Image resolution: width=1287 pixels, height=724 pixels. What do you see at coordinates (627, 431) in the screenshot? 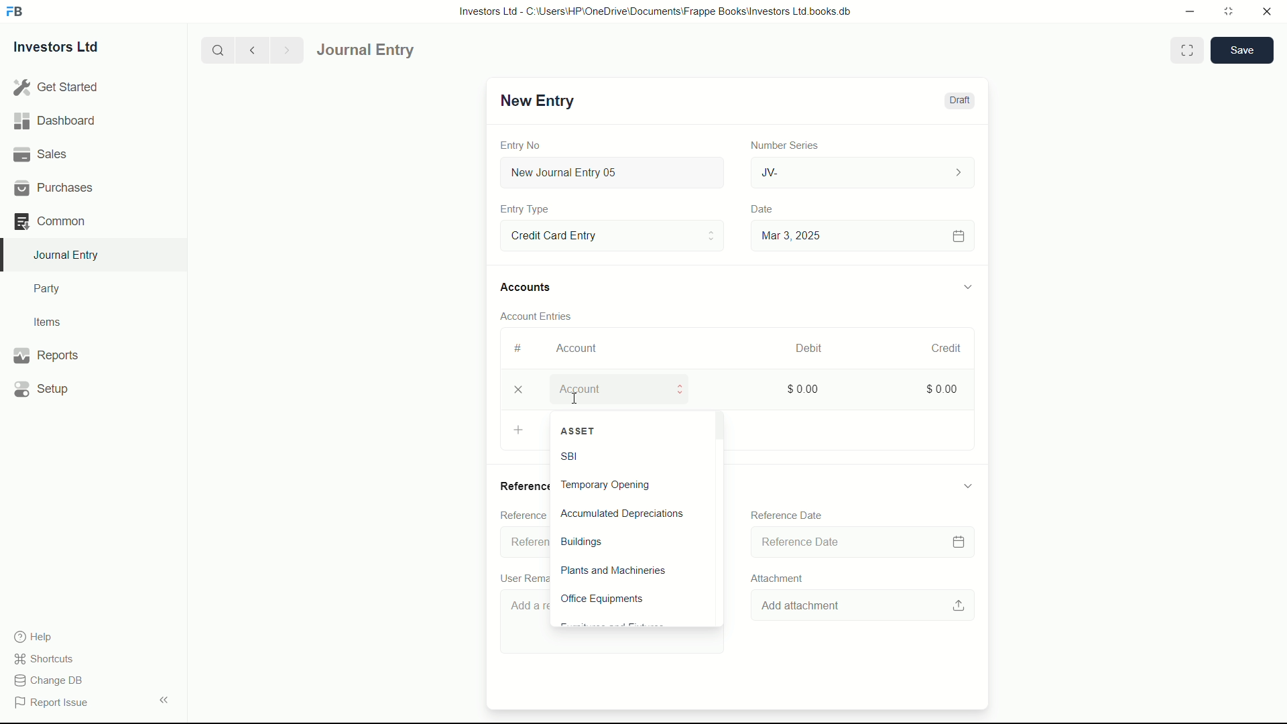
I see `ASSET` at bounding box center [627, 431].